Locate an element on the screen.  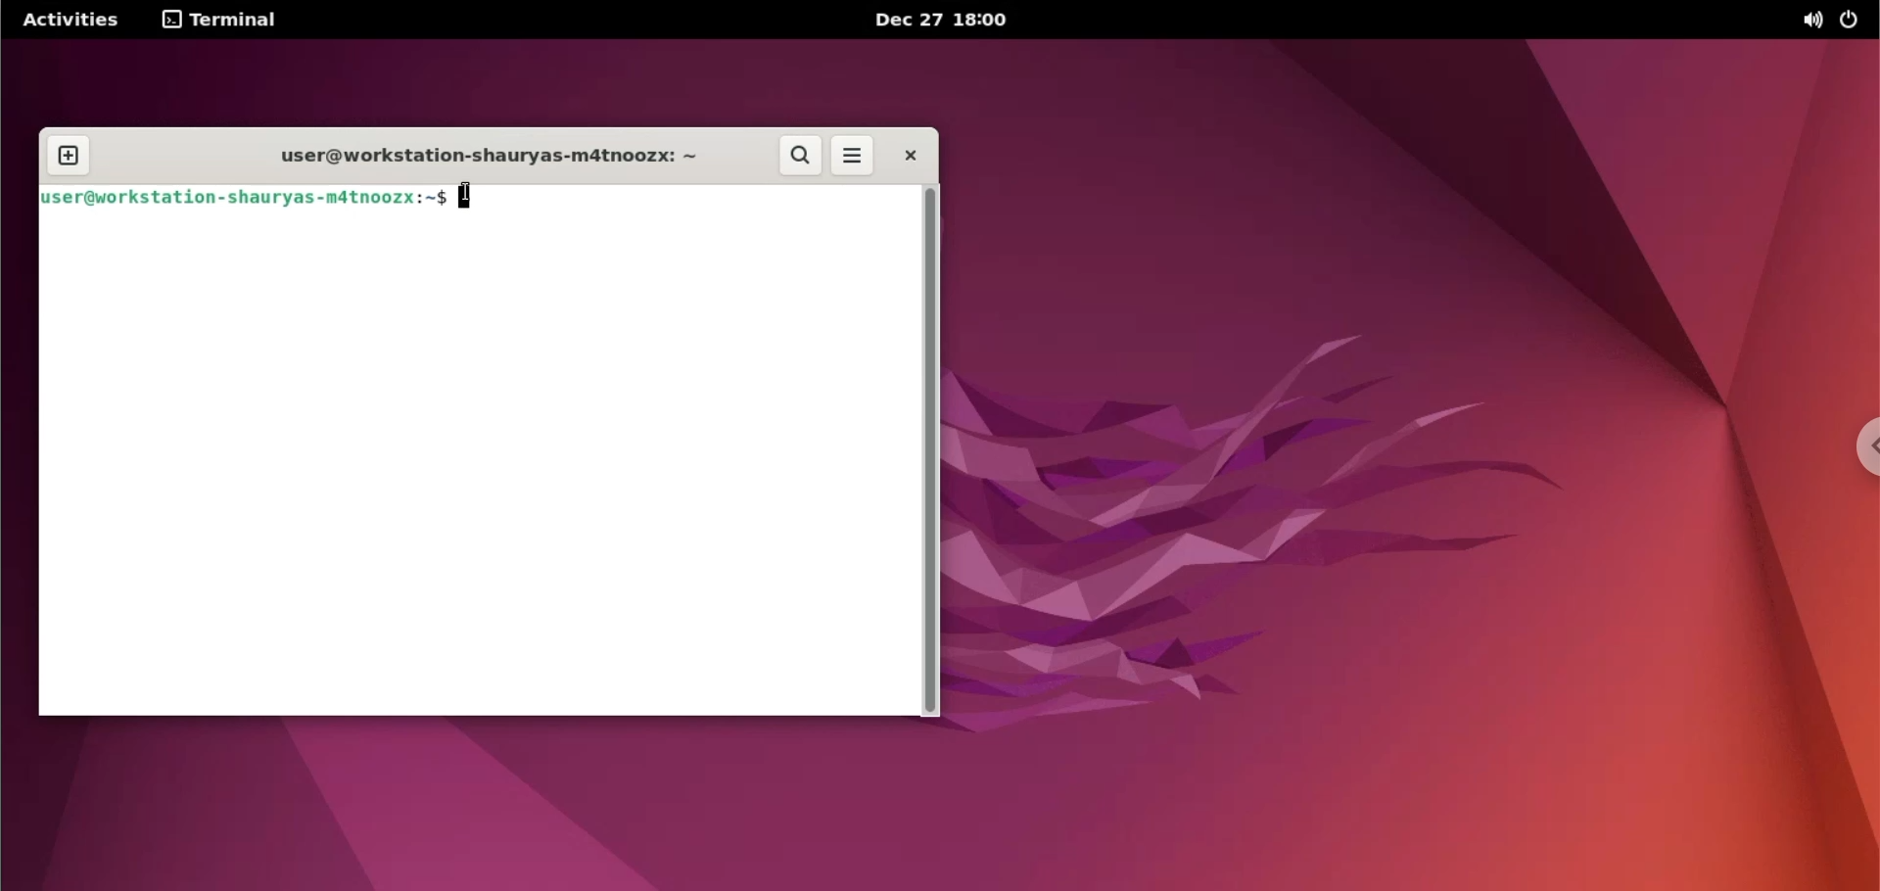
 user@workstation-shauryas-m4tnoozx: ~ is located at coordinates (473, 159).